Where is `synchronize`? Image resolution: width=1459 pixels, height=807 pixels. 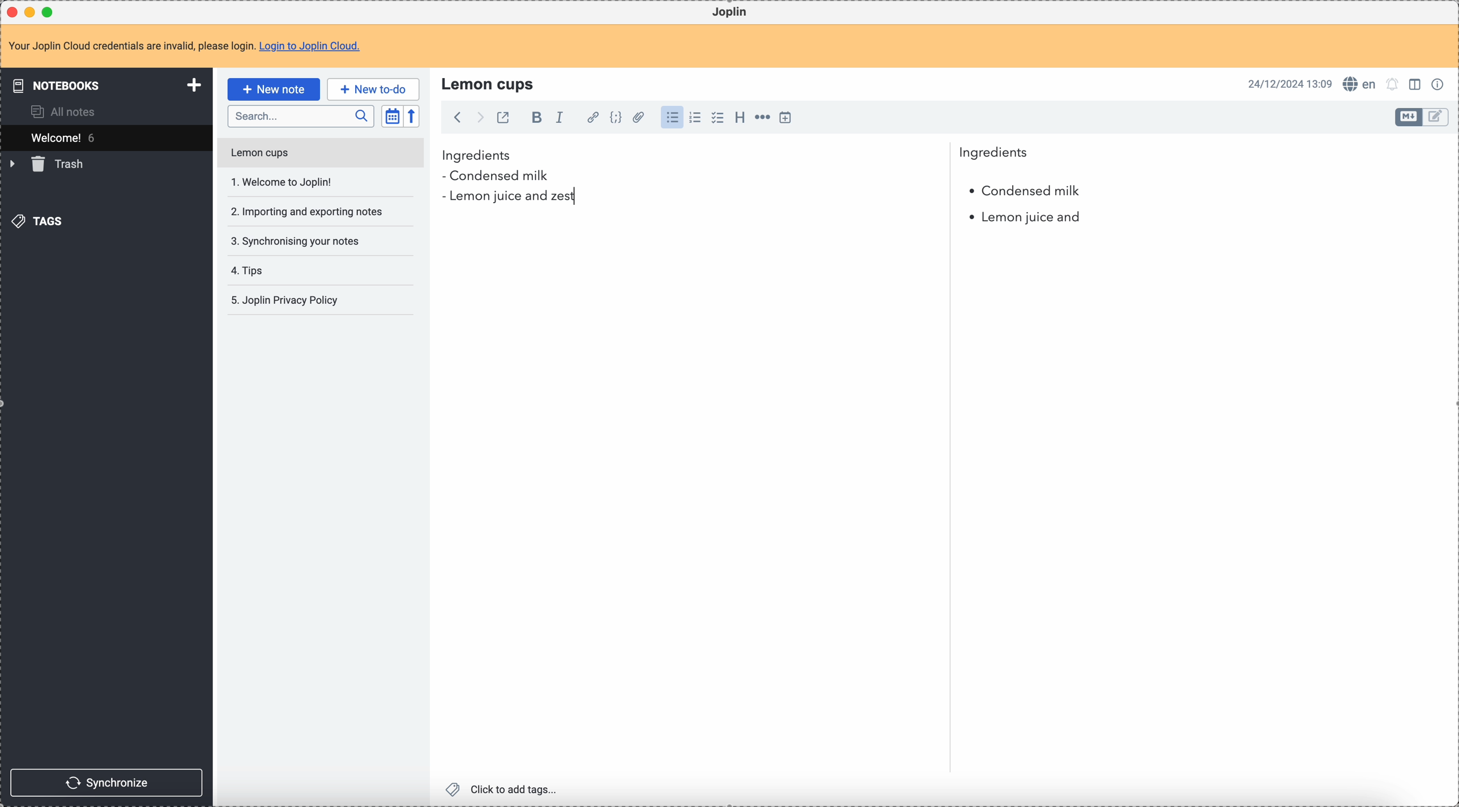 synchronize is located at coordinates (107, 783).